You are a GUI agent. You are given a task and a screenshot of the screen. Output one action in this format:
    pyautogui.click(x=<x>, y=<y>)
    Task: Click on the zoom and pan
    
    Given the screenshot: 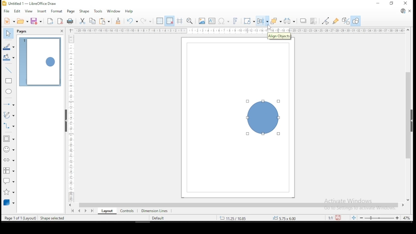 What is the action you would take?
    pyautogui.click(x=190, y=21)
    